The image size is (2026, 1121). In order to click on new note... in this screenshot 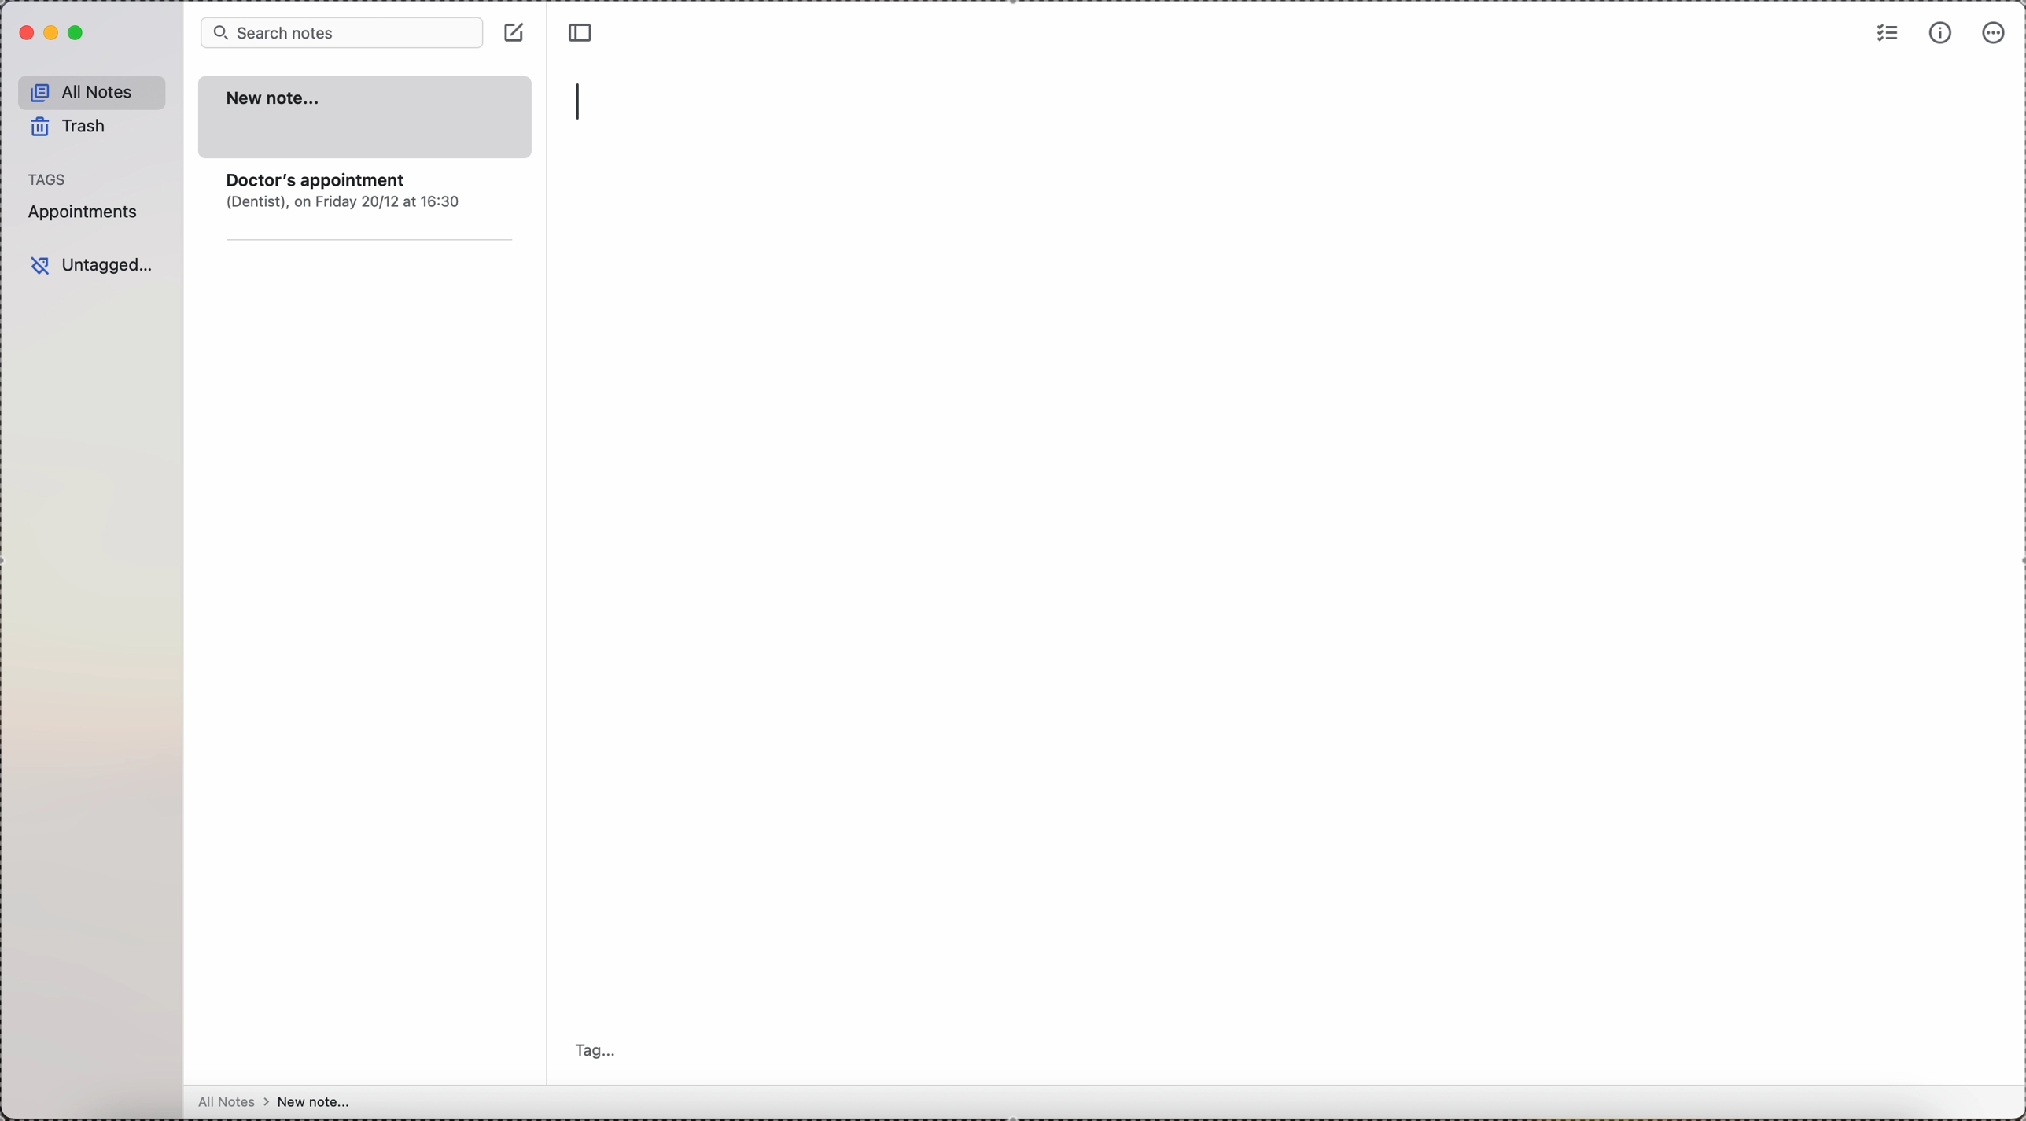, I will do `click(367, 120)`.